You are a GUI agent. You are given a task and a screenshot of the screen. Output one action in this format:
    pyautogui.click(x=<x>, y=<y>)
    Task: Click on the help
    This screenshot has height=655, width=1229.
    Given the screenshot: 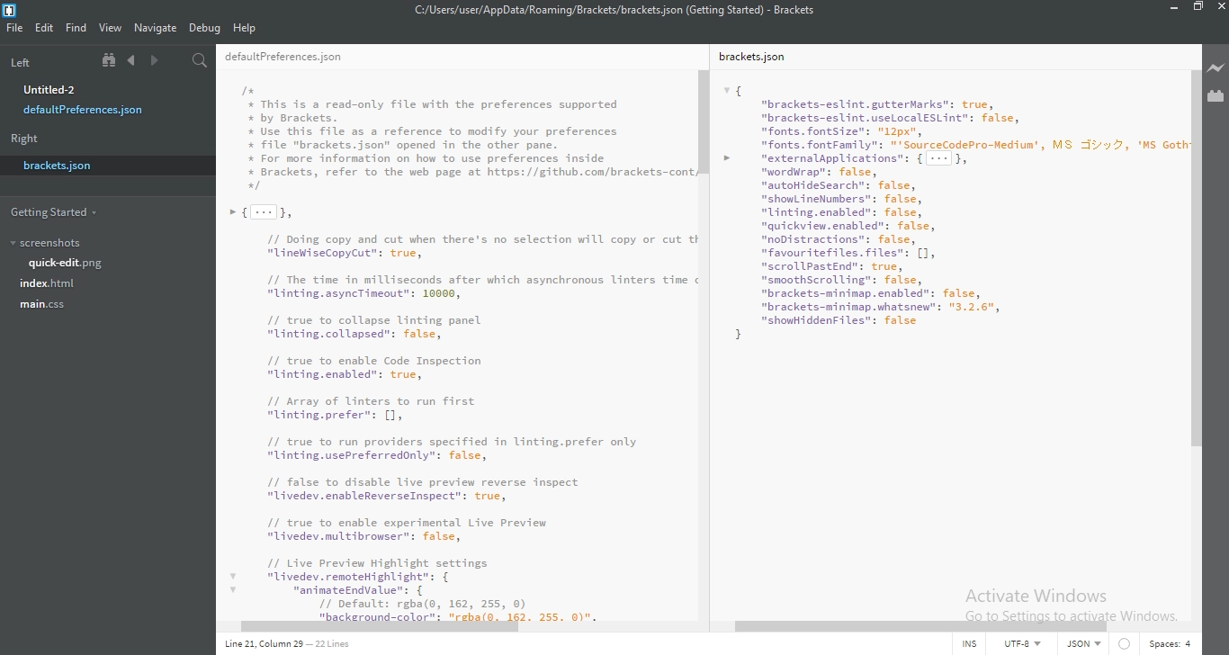 What is the action you would take?
    pyautogui.click(x=246, y=28)
    